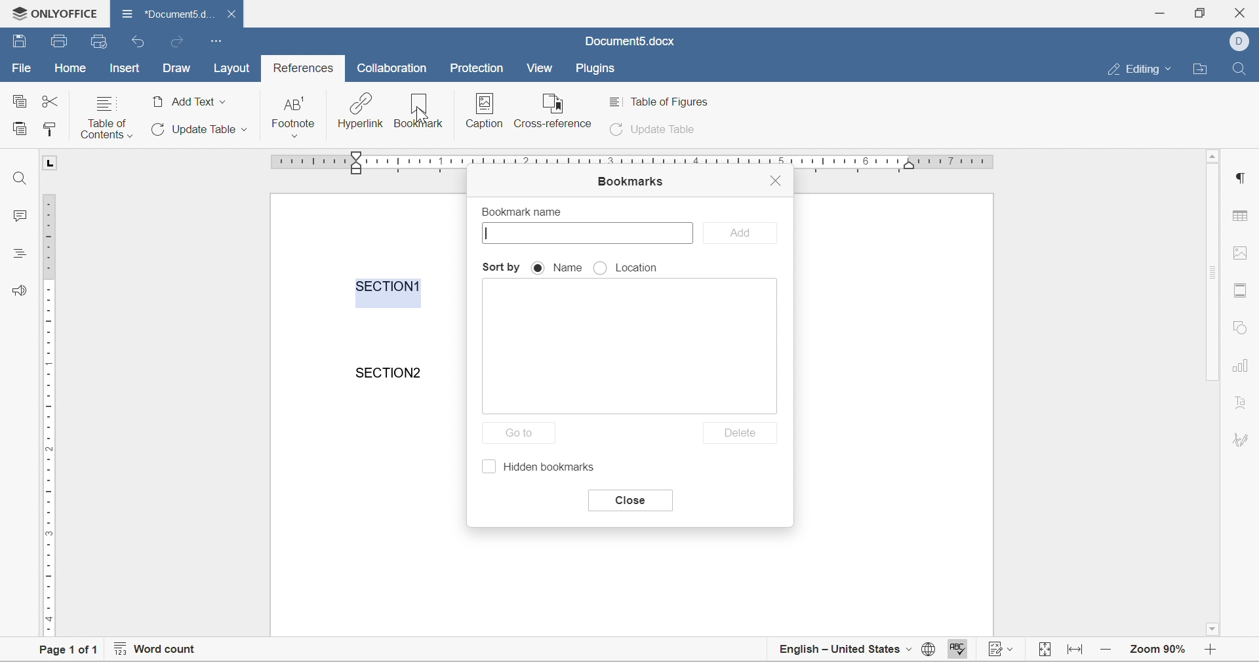 This screenshot has height=662, width=1259. I want to click on radio button, so click(601, 269).